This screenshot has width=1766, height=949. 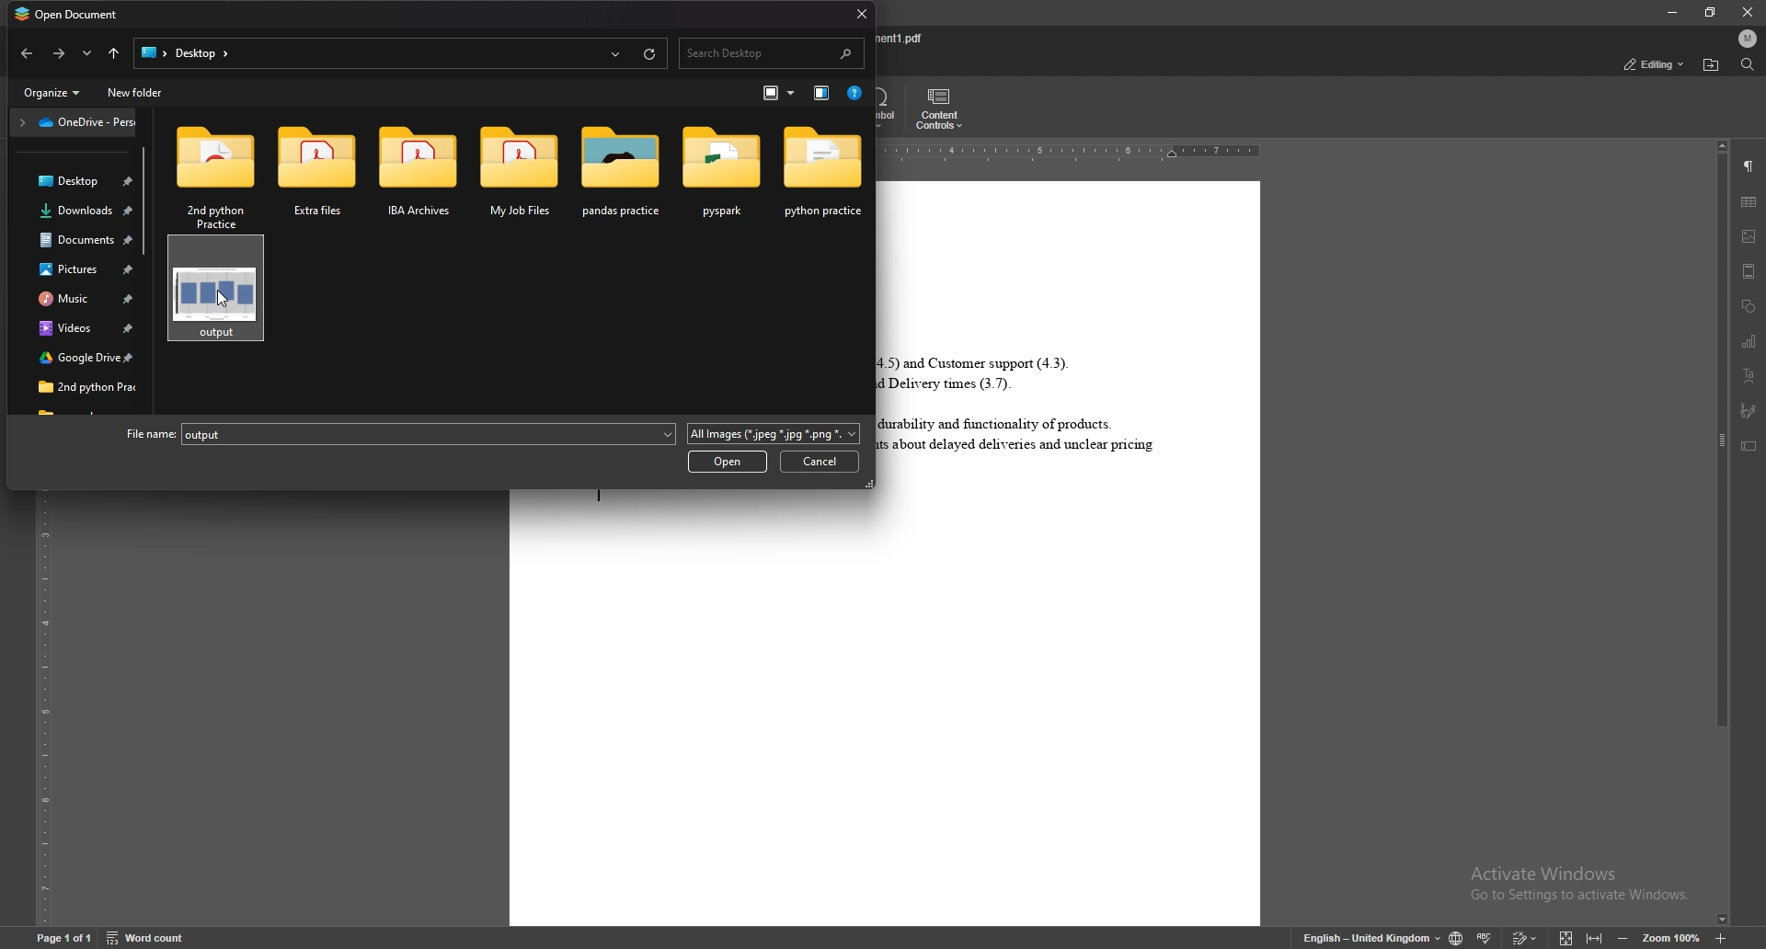 What do you see at coordinates (1669, 937) in the screenshot?
I see `zoom percentage` at bounding box center [1669, 937].